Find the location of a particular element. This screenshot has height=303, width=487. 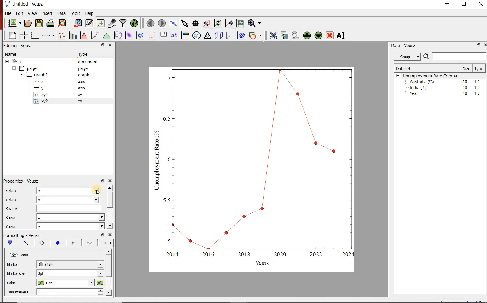

Australia (%) 10 1D is located at coordinates (445, 82).